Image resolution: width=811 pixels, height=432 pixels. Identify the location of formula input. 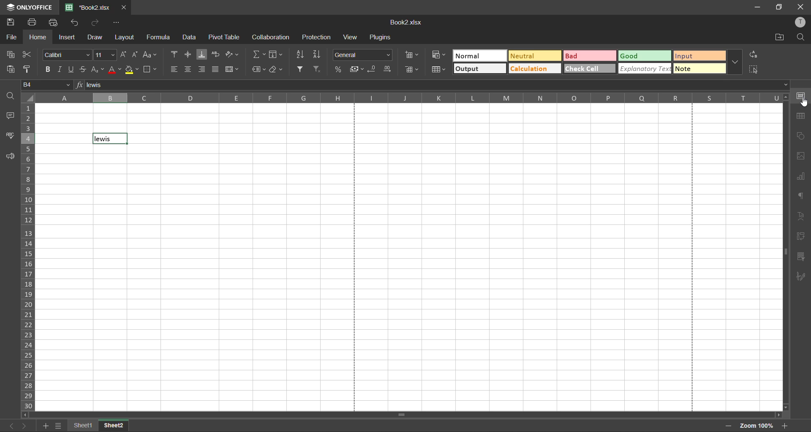
(78, 86).